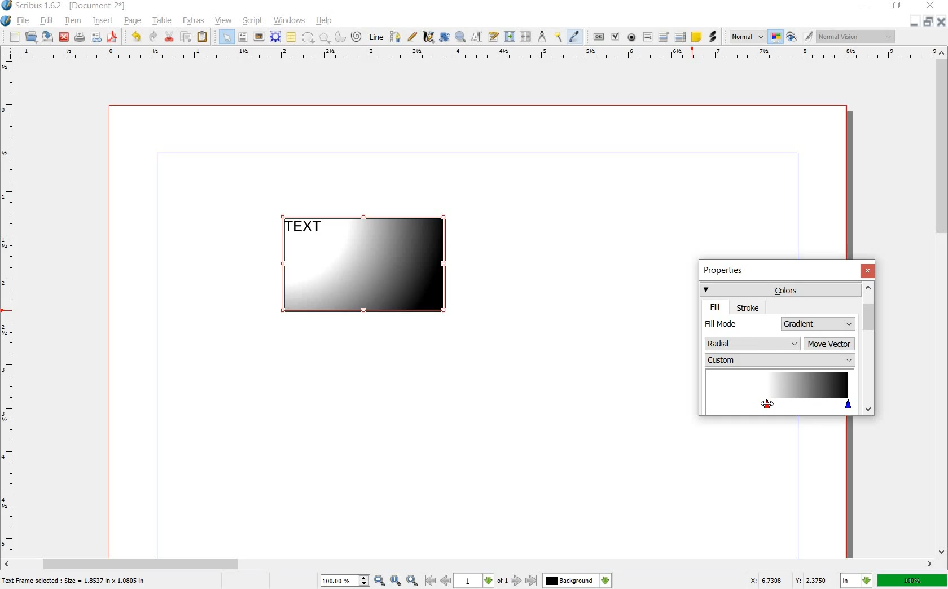 Image resolution: width=948 pixels, height=589 pixels. Describe the element at coordinates (15, 37) in the screenshot. I see `new` at that location.